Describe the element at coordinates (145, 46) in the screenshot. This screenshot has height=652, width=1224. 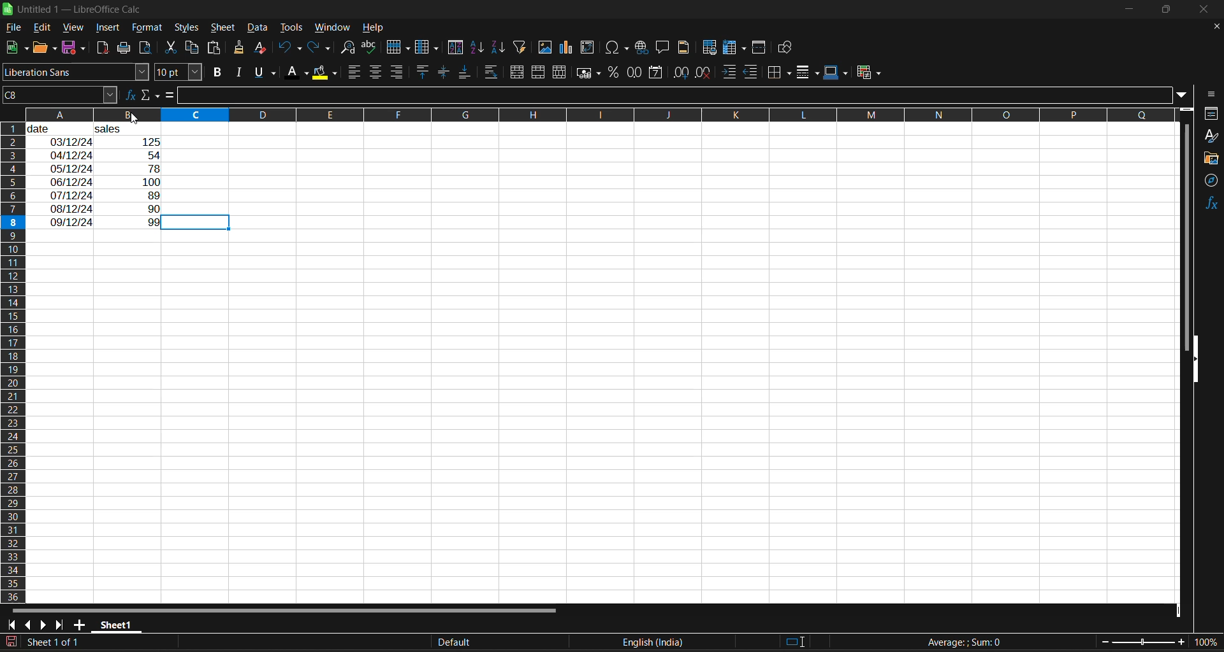
I see `toggle print preview` at that location.